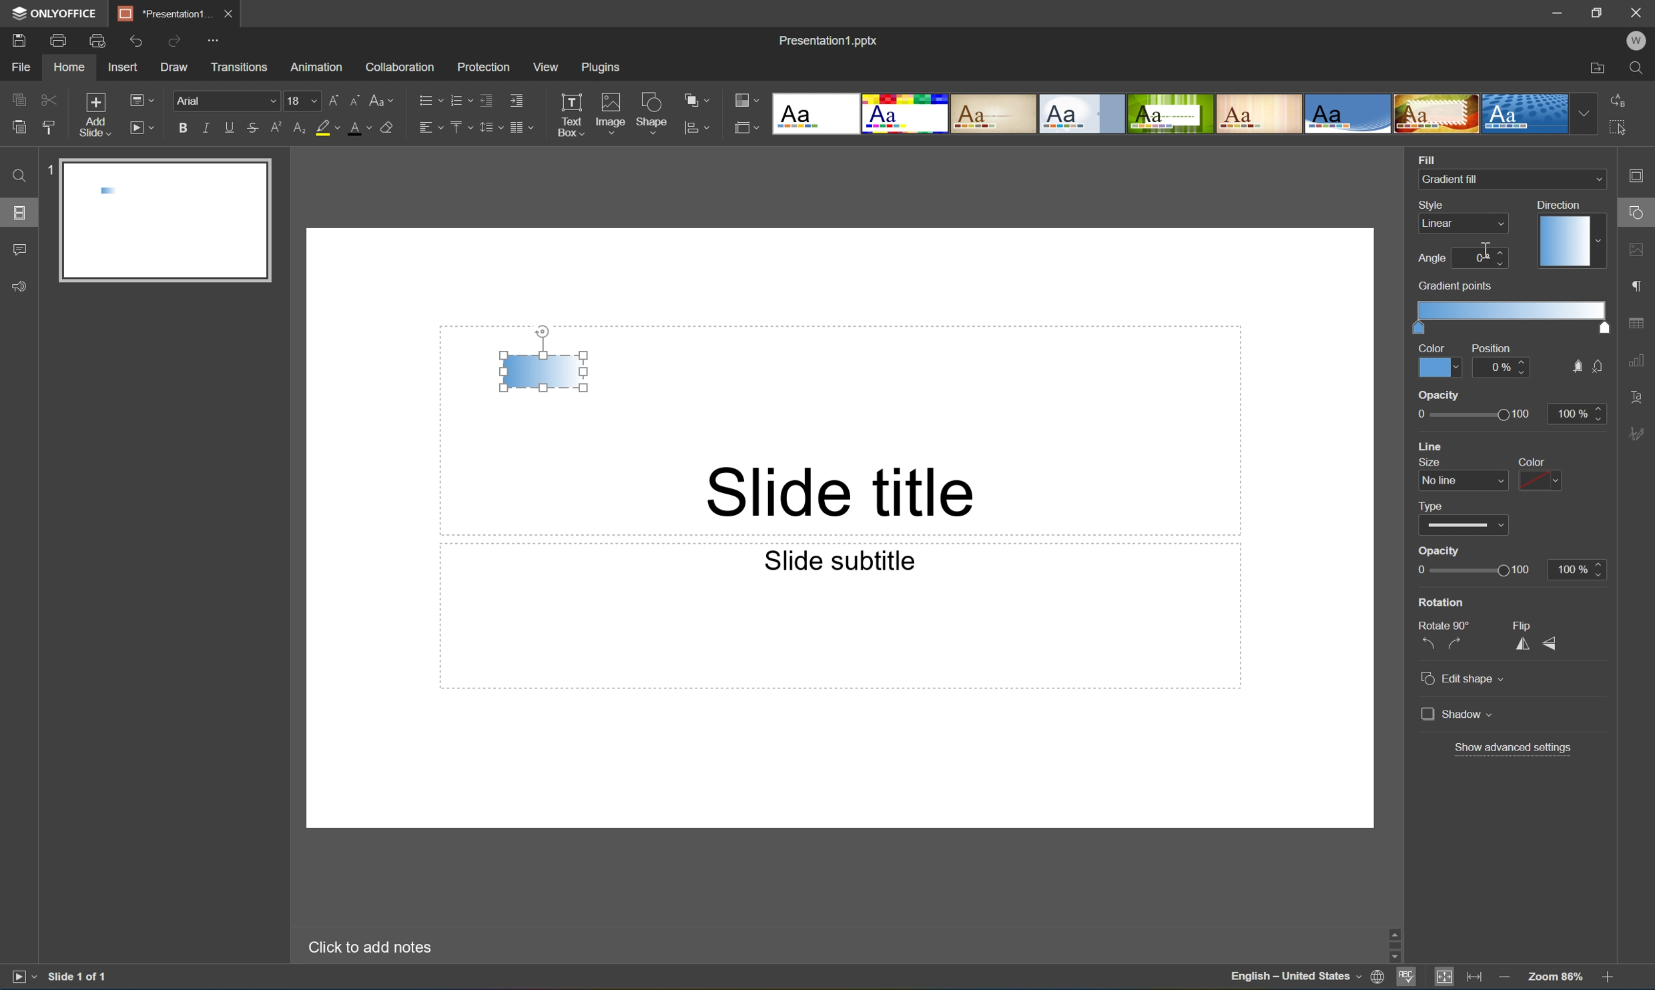 This screenshot has height=990, width=1655. I want to click on Scroll Bar, so click(1604, 942).